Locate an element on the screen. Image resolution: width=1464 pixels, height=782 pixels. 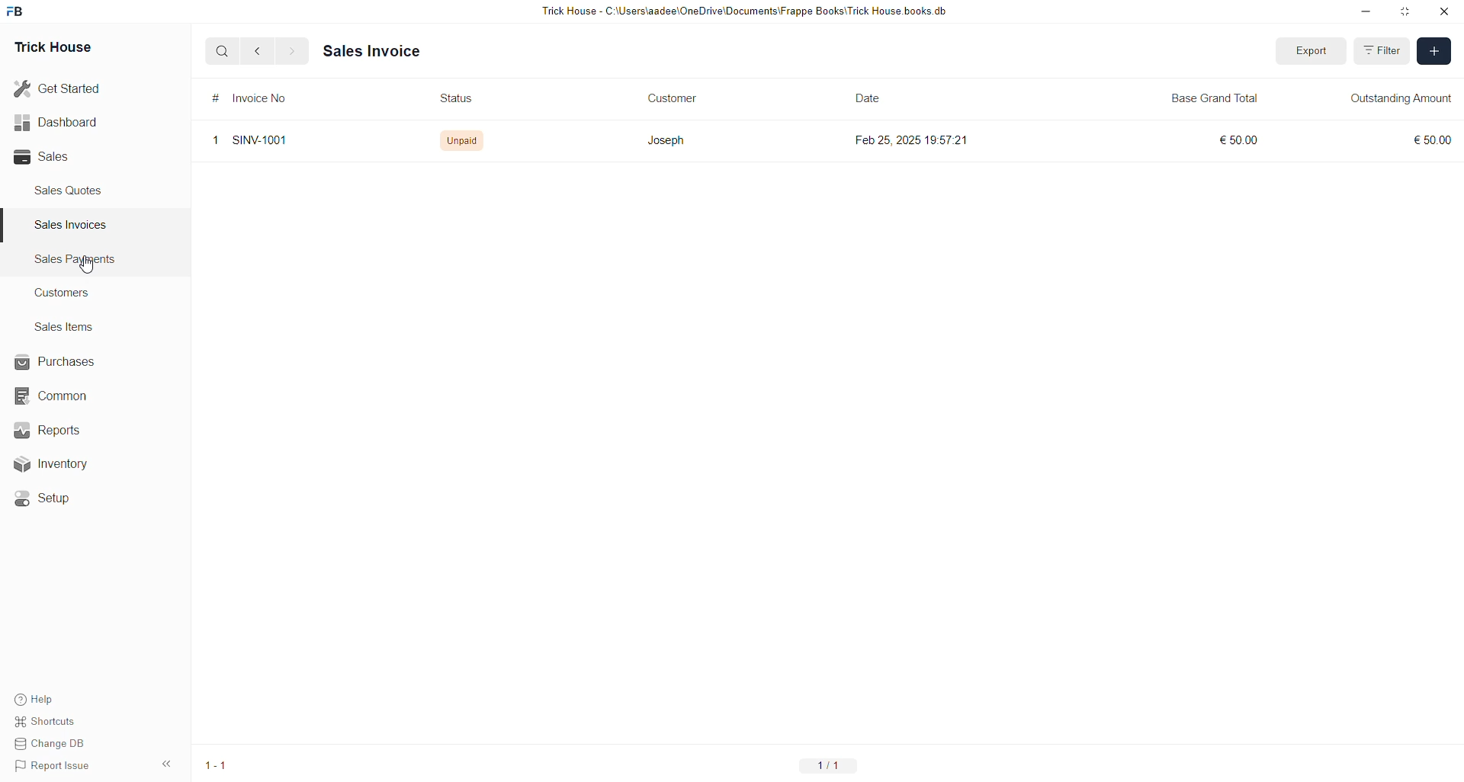
Change DB is located at coordinates (55, 742).